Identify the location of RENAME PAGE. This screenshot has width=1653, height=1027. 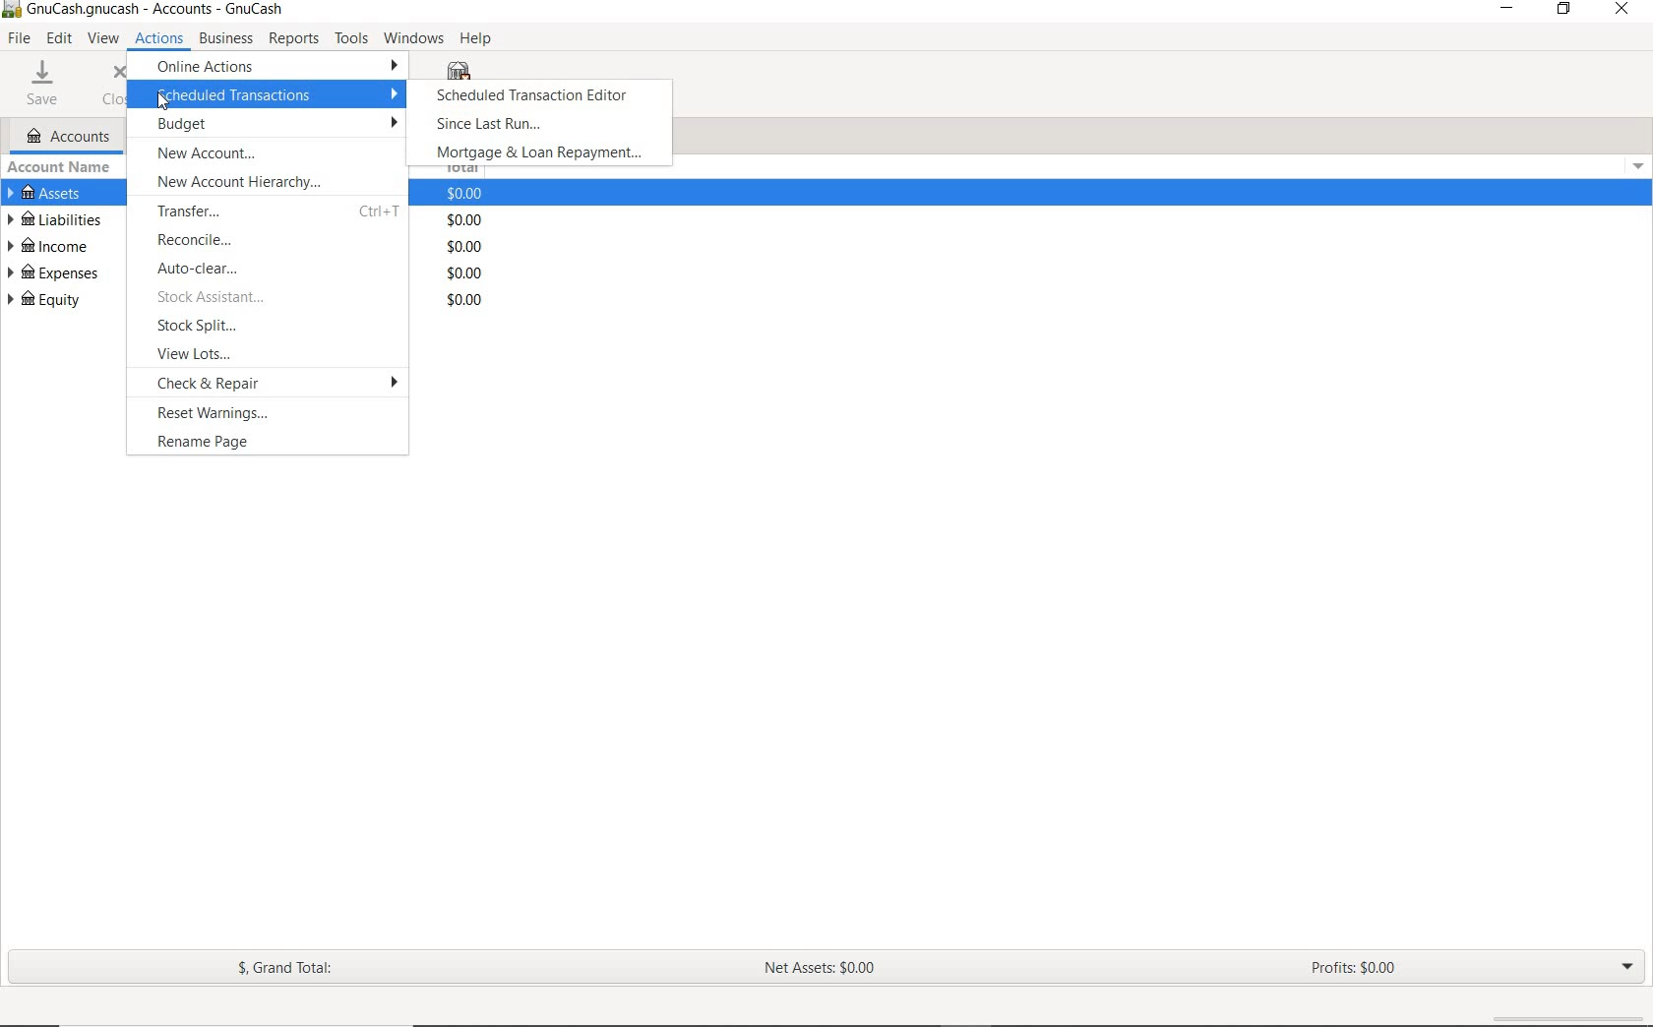
(274, 444).